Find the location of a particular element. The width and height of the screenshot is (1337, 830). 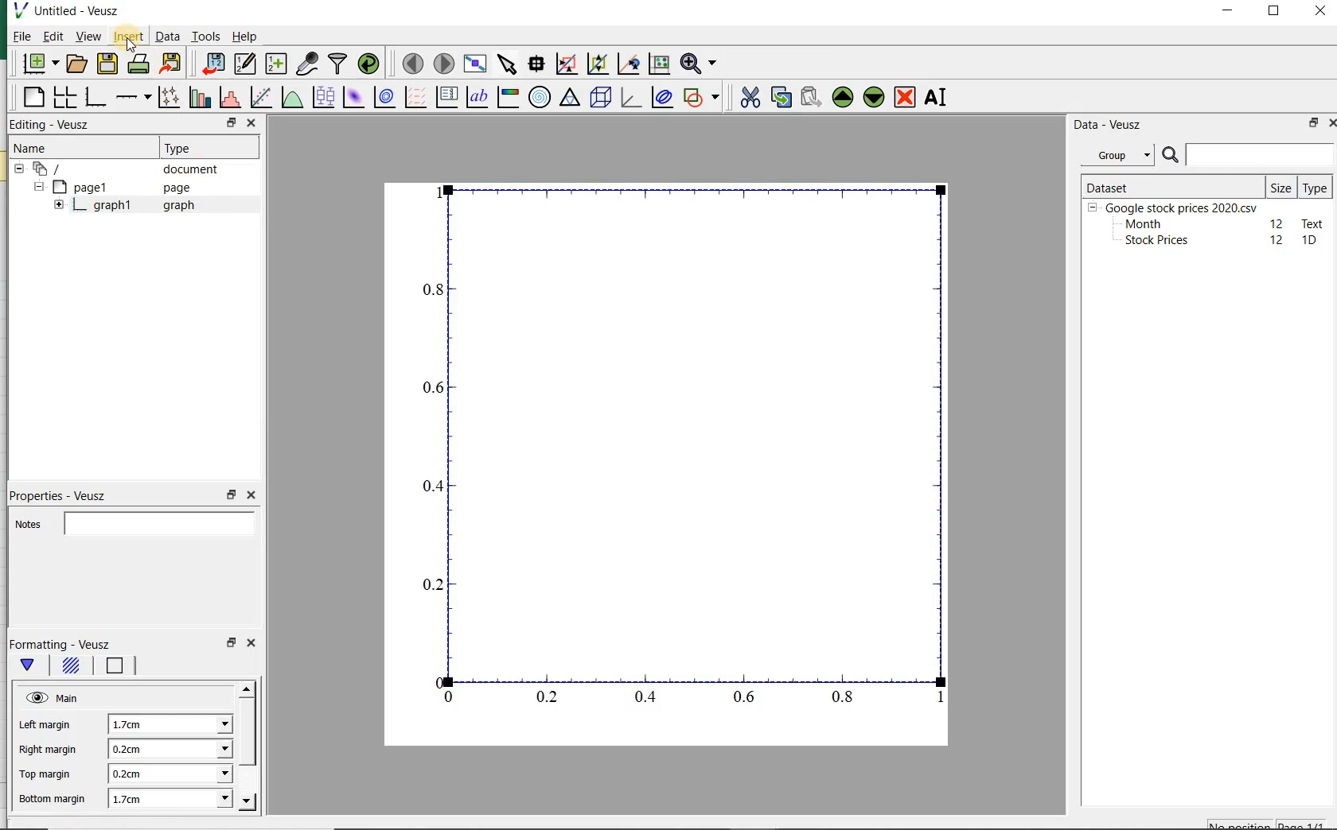

restore is located at coordinates (232, 123).